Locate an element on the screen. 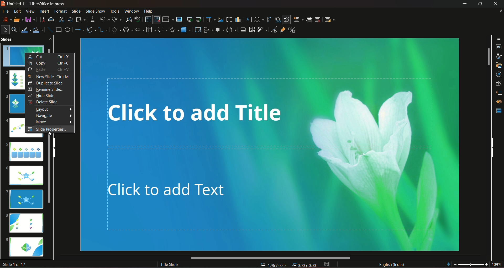 The image size is (504, 268). line color is located at coordinates (27, 29).